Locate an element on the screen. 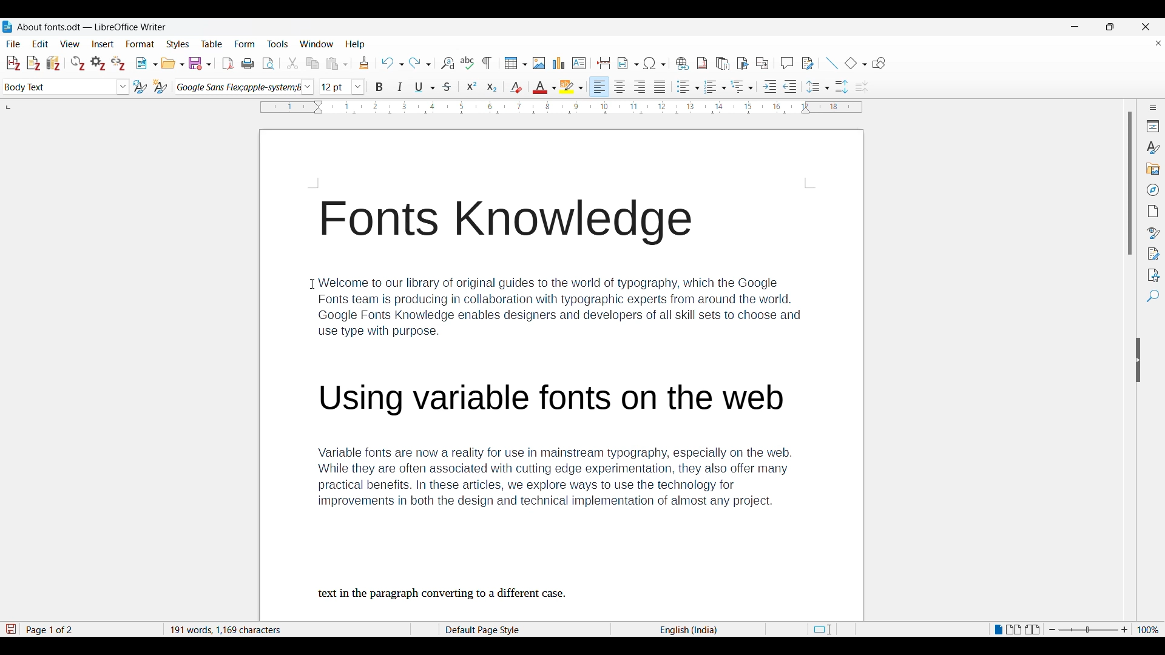 This screenshot has height=655, width=1165. Window menu is located at coordinates (317, 44).